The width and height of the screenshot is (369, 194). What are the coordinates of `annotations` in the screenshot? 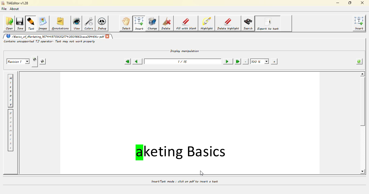 It's located at (61, 23).